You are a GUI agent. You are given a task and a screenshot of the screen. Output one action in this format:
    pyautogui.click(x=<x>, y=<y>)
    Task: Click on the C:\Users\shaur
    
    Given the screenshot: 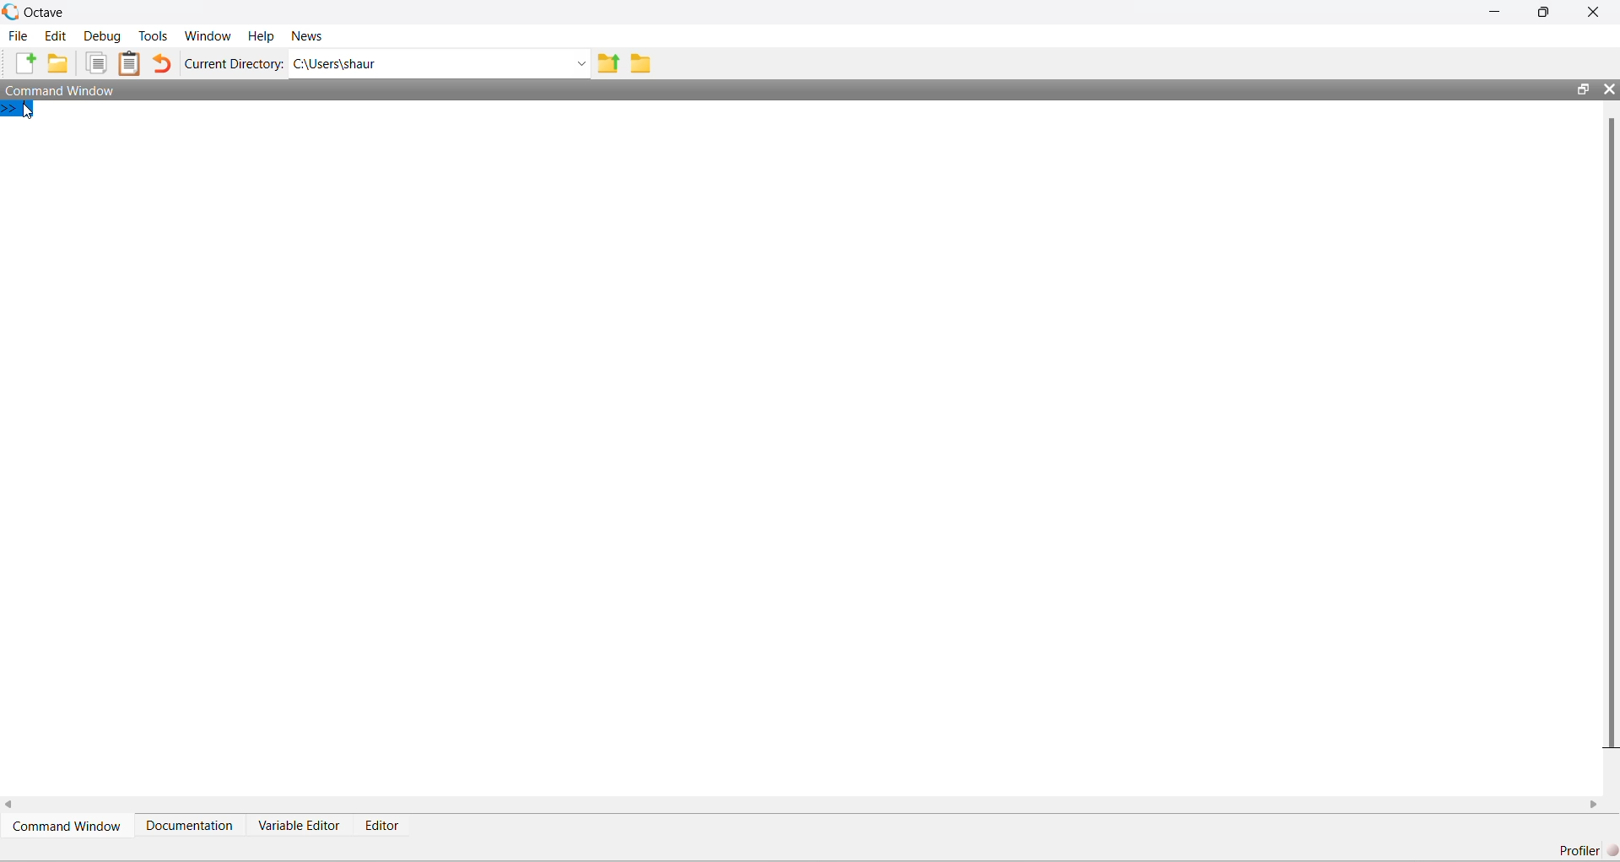 What is the action you would take?
    pyautogui.click(x=336, y=64)
    